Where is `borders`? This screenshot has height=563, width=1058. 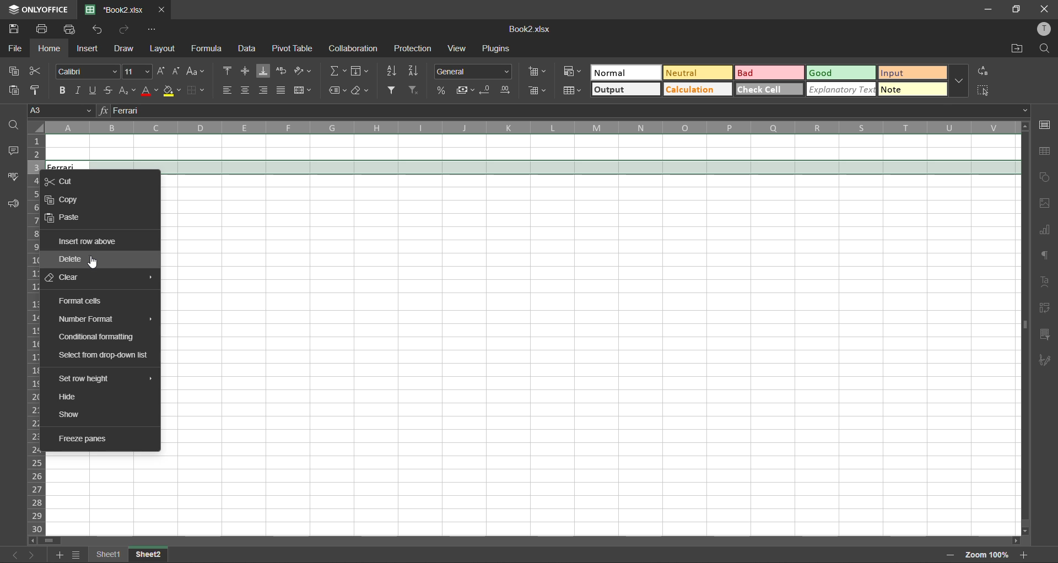 borders is located at coordinates (195, 90).